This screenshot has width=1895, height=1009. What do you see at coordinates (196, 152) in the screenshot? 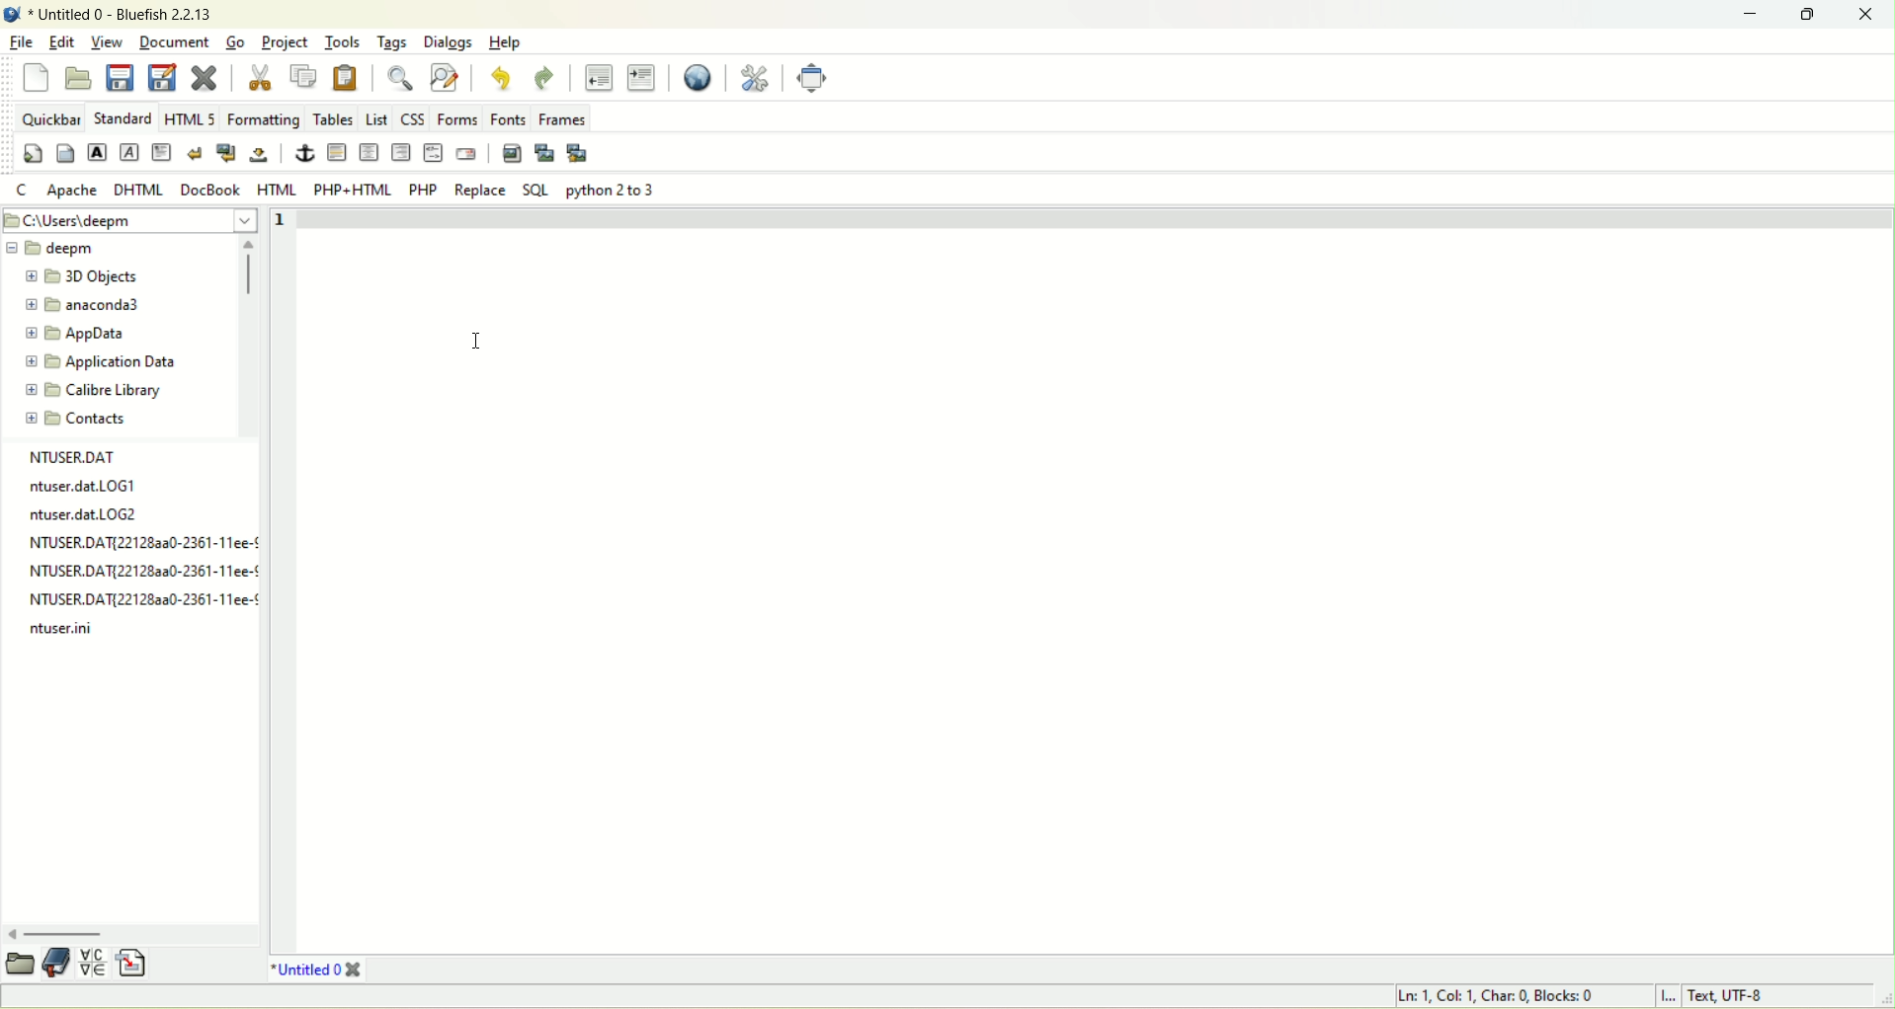
I see `line break` at bounding box center [196, 152].